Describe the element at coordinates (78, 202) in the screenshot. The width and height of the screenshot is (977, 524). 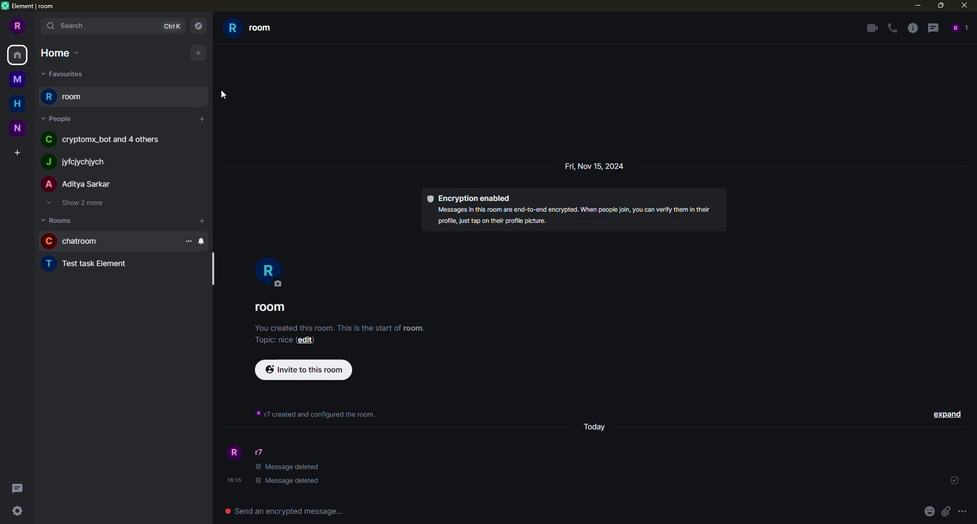
I see `show 2 more` at that location.